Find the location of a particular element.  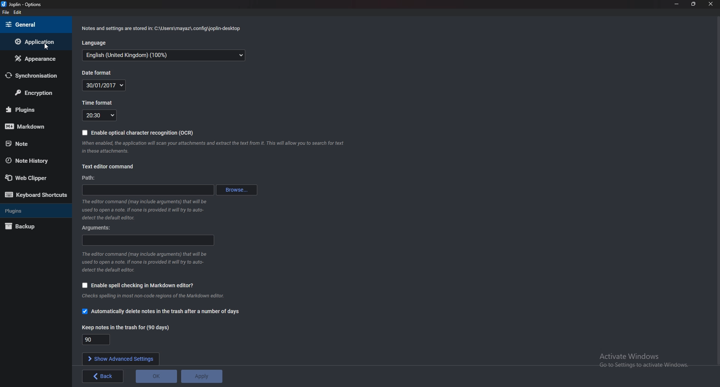

Resize is located at coordinates (693, 4).